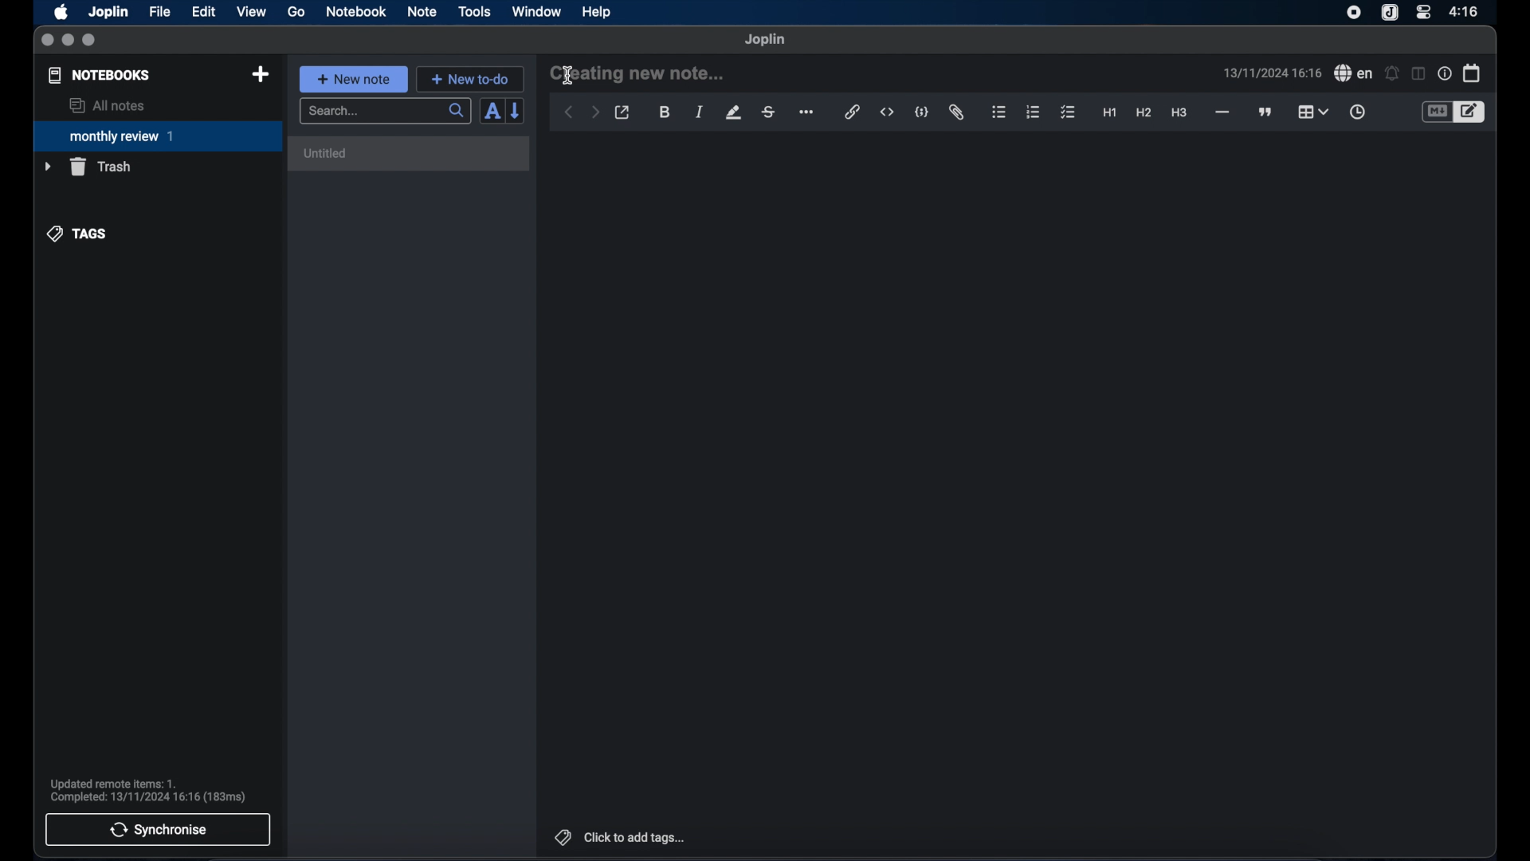 This screenshot has height=861, width=1530. What do you see at coordinates (1419, 73) in the screenshot?
I see `toggle editor layout` at bounding box center [1419, 73].